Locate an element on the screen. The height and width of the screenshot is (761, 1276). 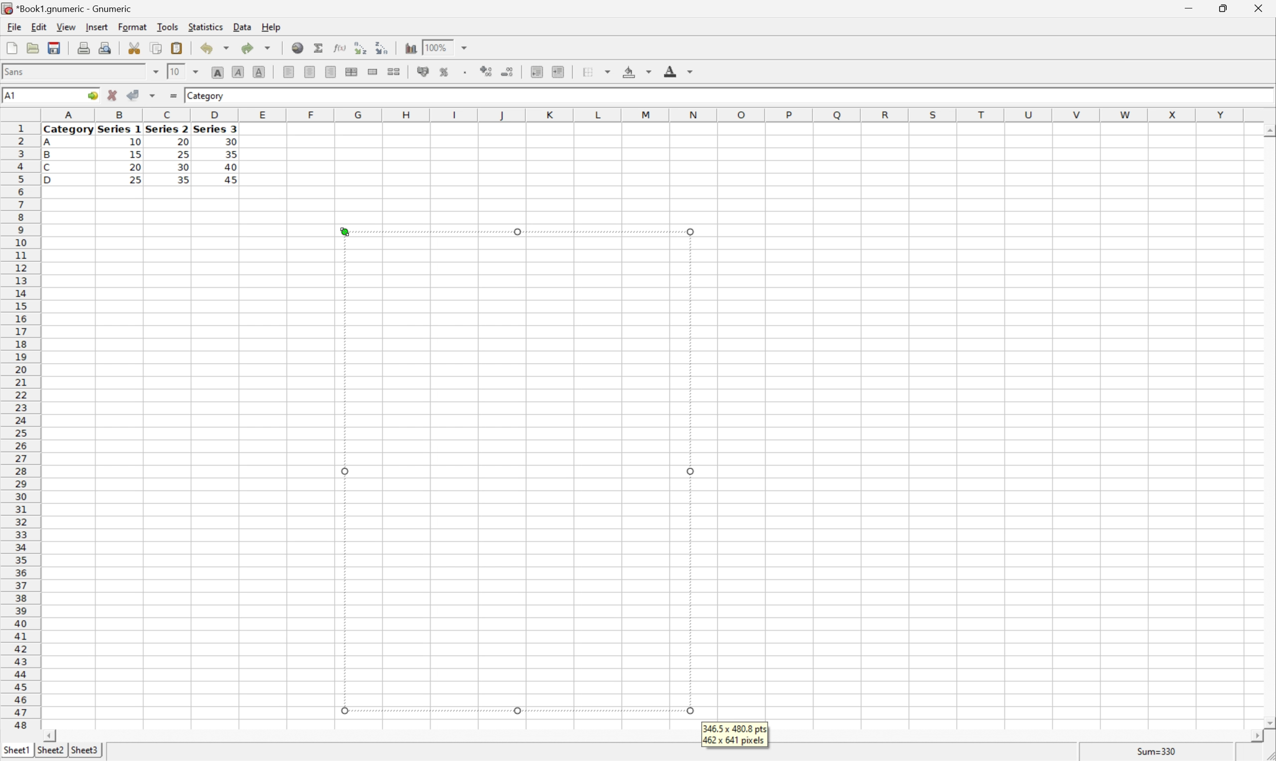
Underline is located at coordinates (259, 71).